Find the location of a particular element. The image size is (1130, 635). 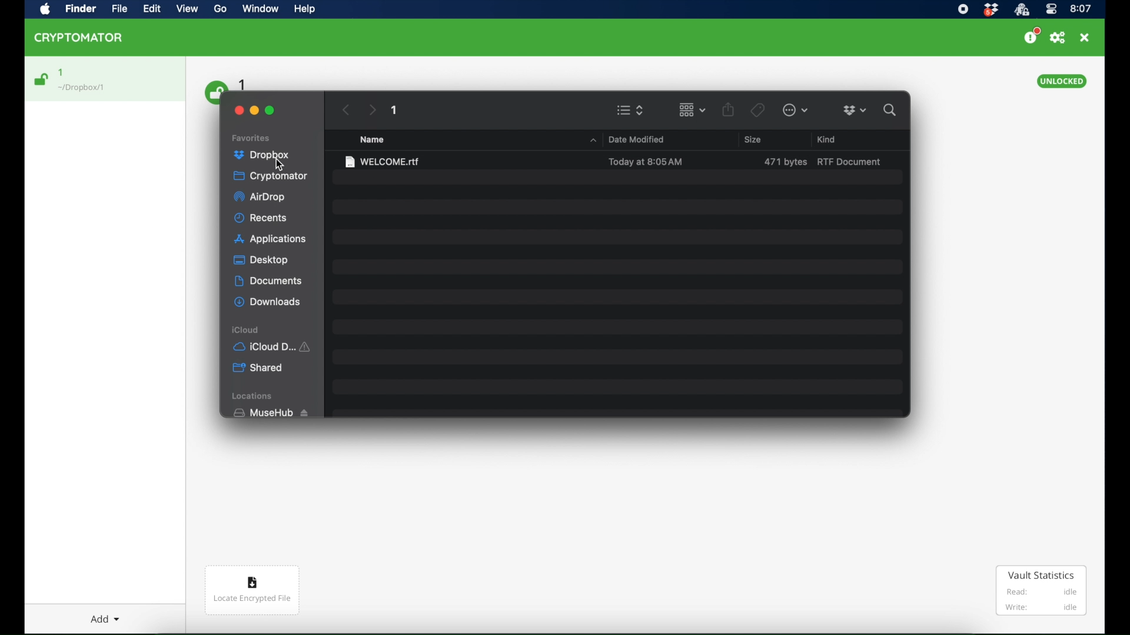

minimize is located at coordinates (255, 109).